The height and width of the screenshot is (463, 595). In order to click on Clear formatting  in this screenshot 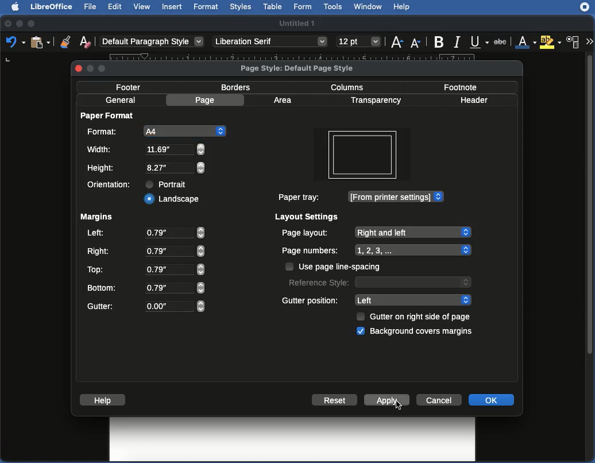, I will do `click(85, 43)`.